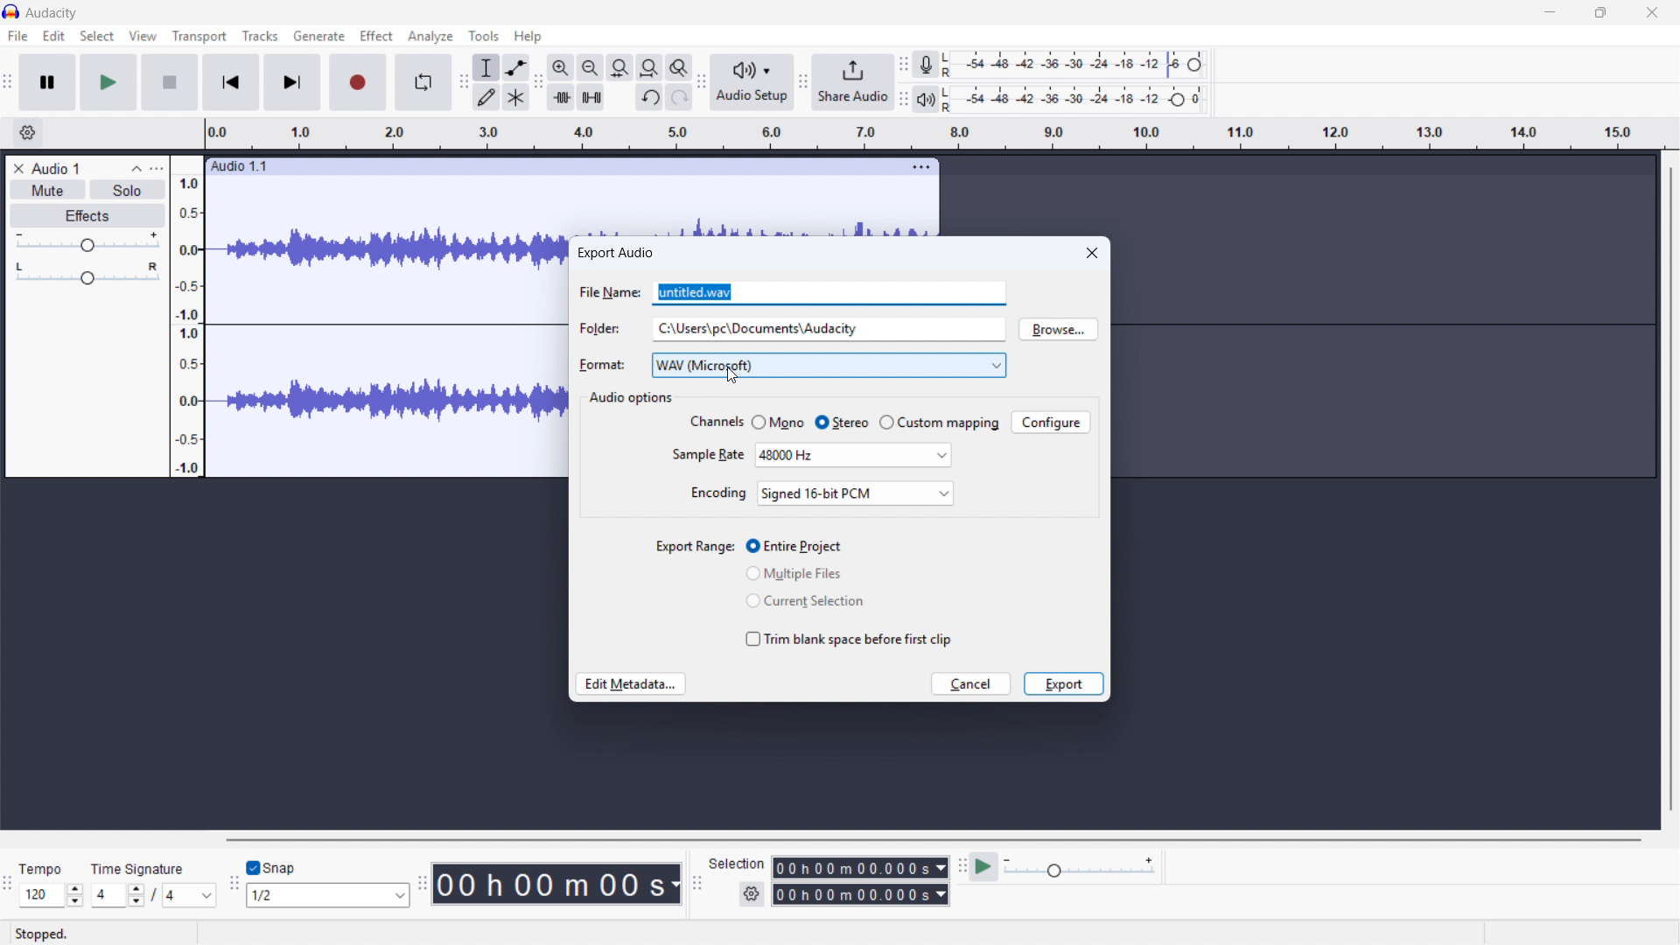 The height and width of the screenshot is (945, 1680). I want to click on cancel , so click(972, 683).